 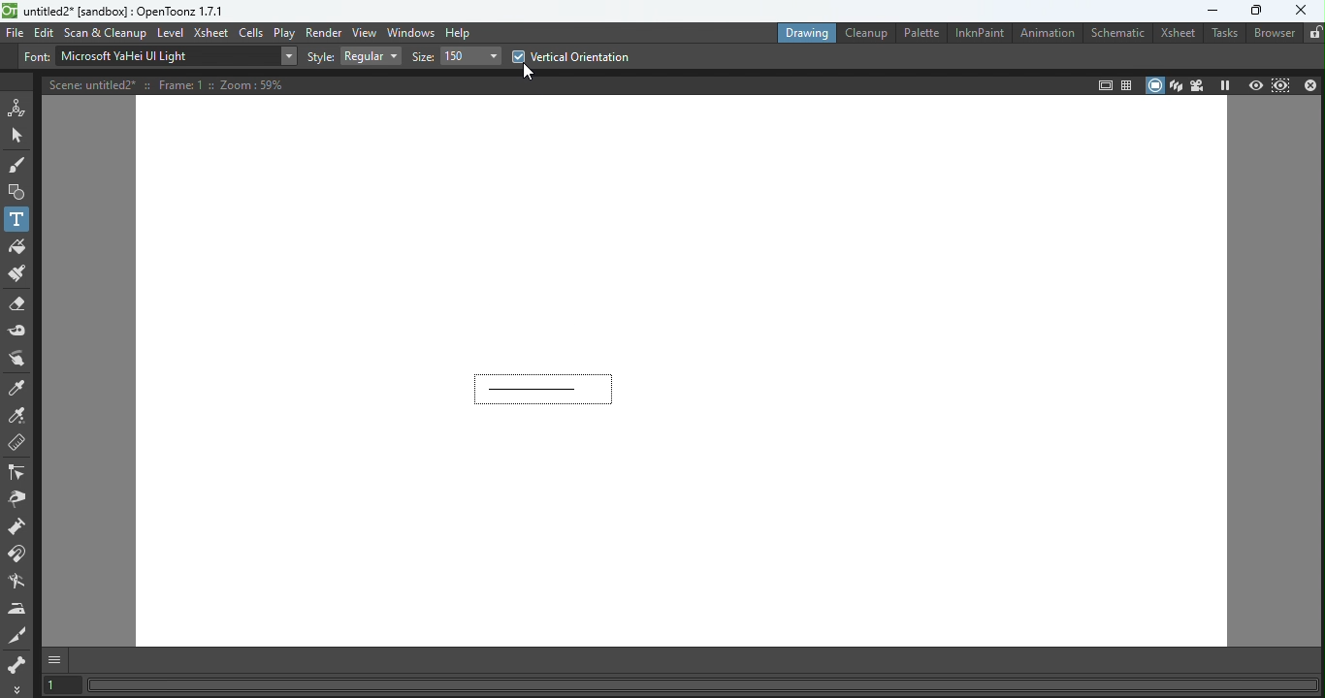 I want to click on Paint brush tool, so click(x=19, y=274).